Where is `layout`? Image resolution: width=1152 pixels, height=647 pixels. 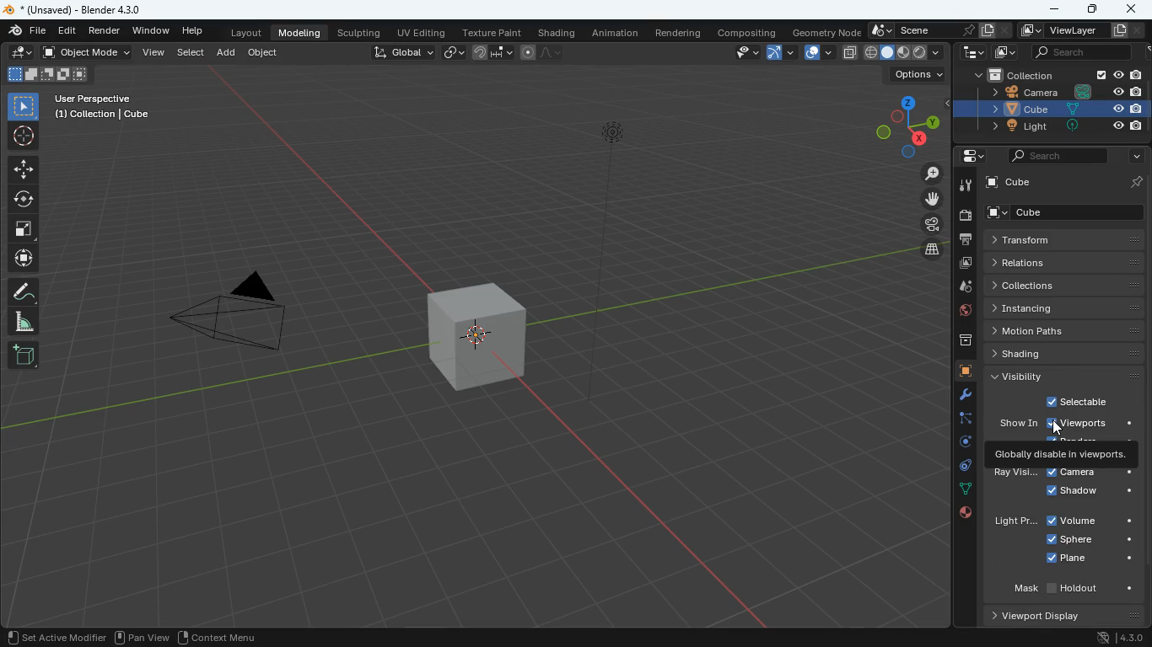
layout is located at coordinates (240, 32).